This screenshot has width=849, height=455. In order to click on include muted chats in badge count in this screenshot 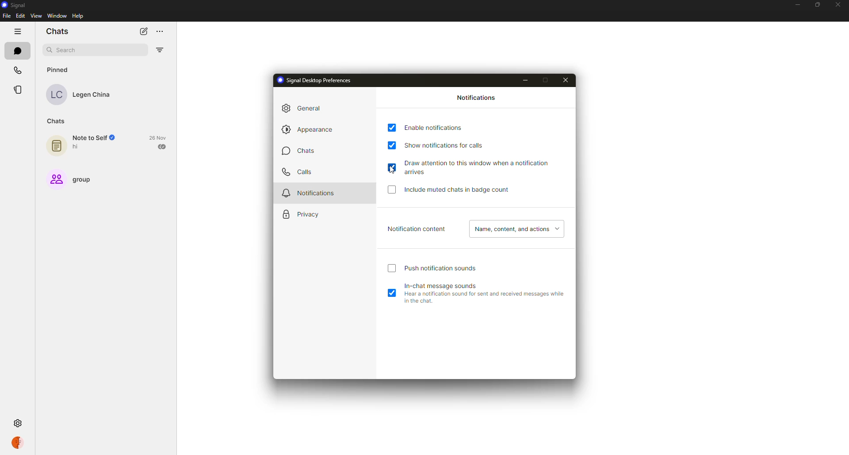, I will do `click(459, 190)`.